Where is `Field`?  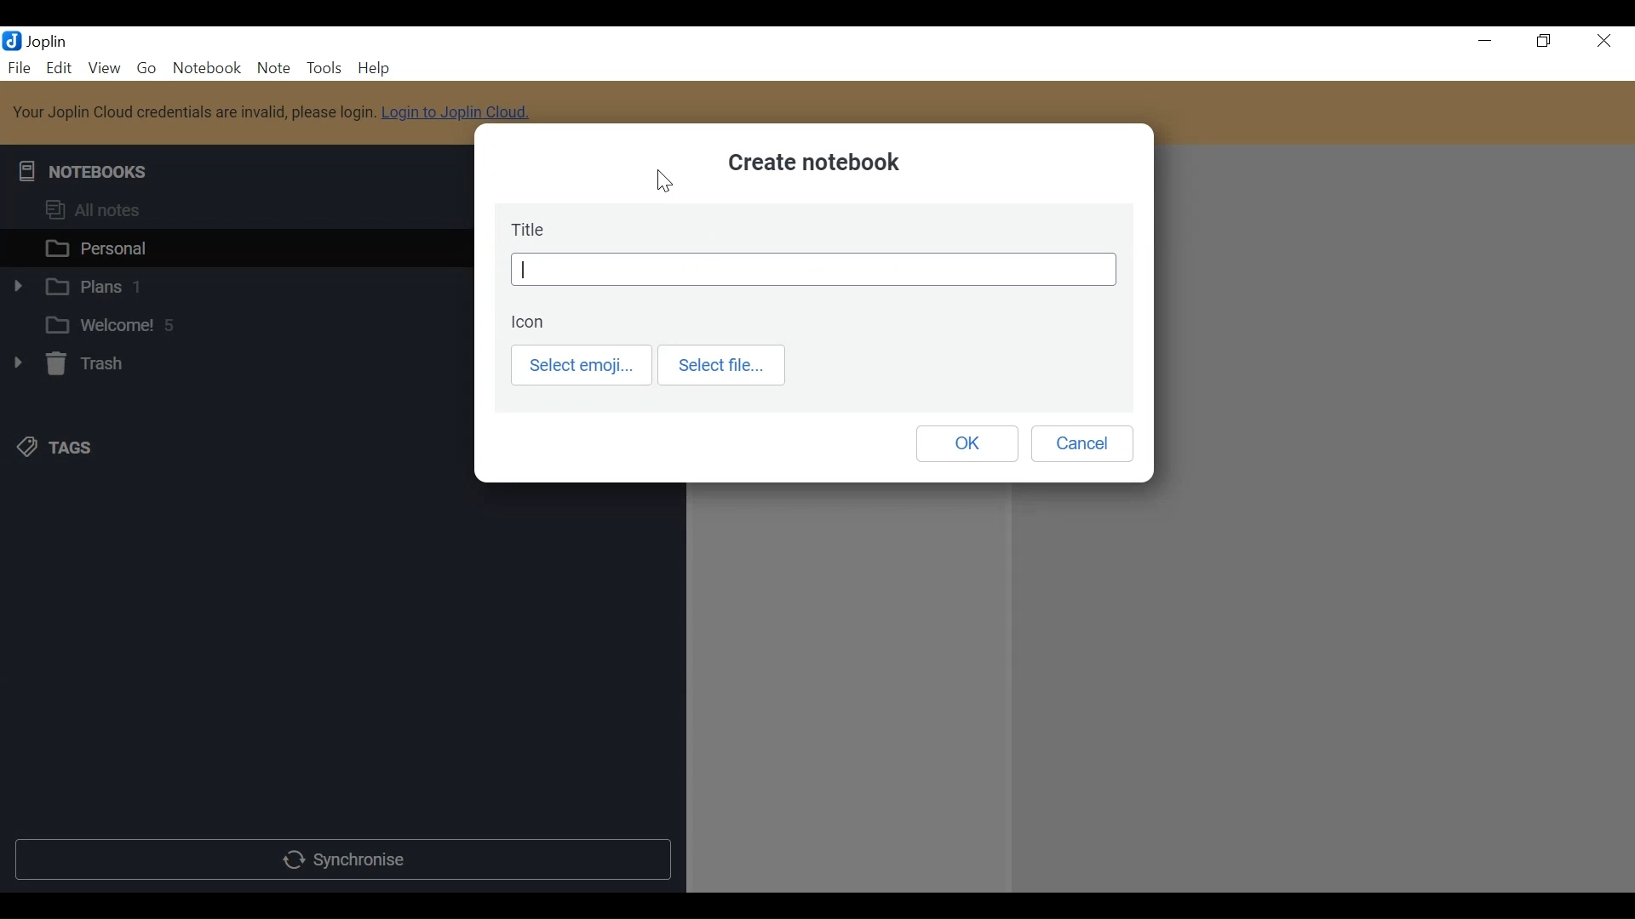 Field is located at coordinates (812, 270).